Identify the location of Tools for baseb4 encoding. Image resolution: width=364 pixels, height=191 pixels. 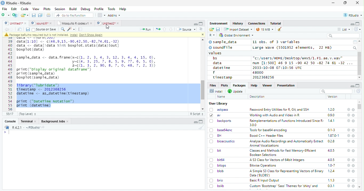
(269, 130).